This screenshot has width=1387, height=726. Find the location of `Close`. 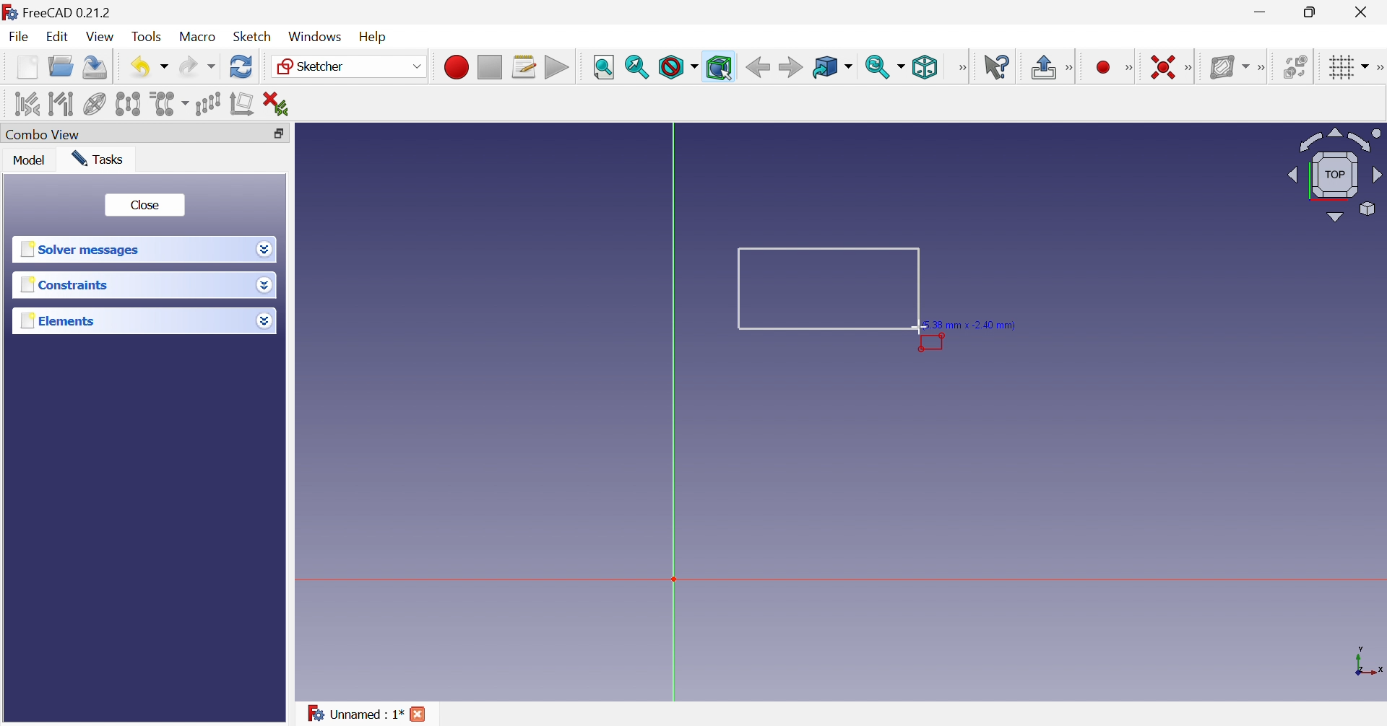

Close is located at coordinates (418, 713).